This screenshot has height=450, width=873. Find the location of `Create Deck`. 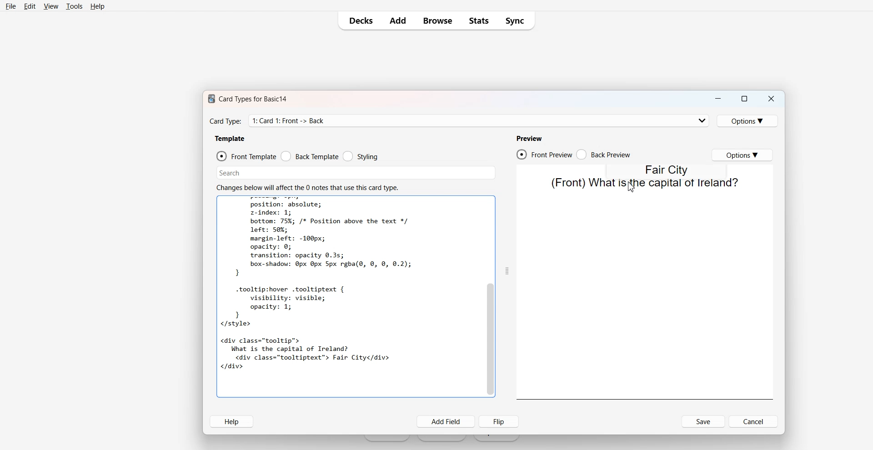

Create Deck is located at coordinates (442, 439).